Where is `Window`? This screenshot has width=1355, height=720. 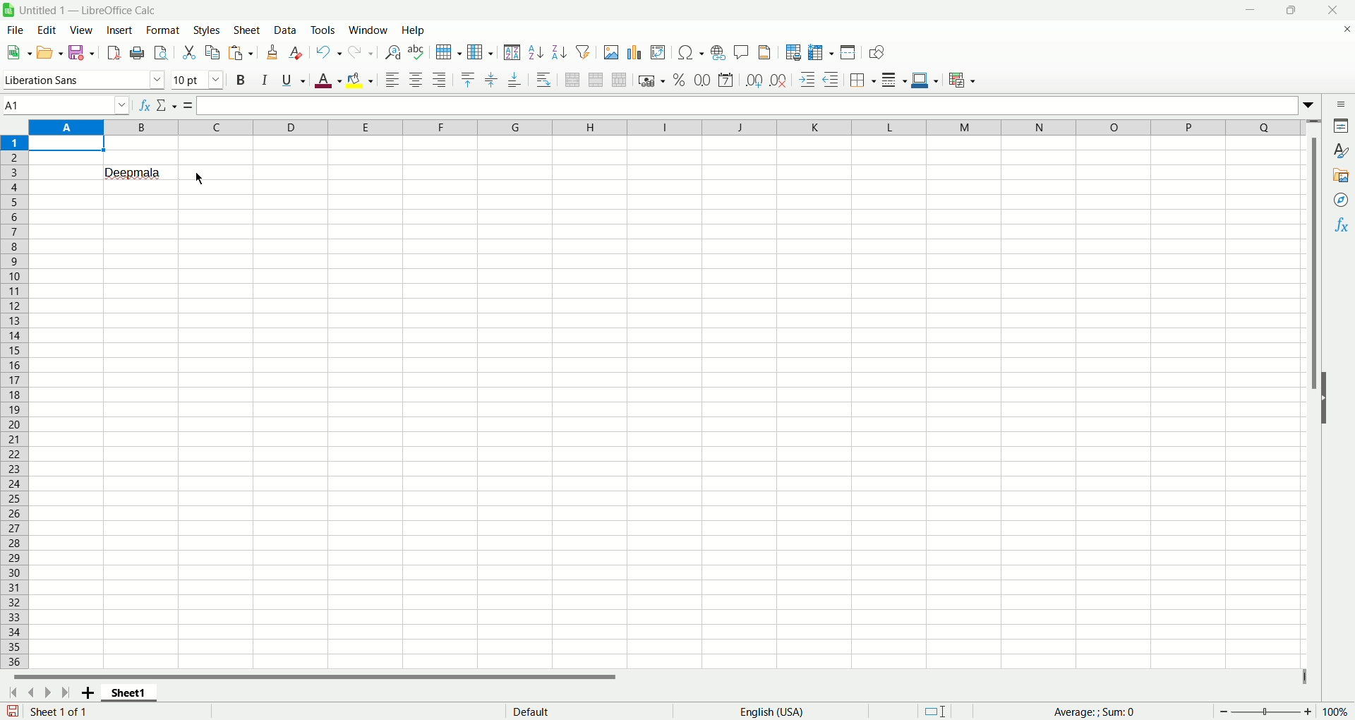 Window is located at coordinates (369, 30).